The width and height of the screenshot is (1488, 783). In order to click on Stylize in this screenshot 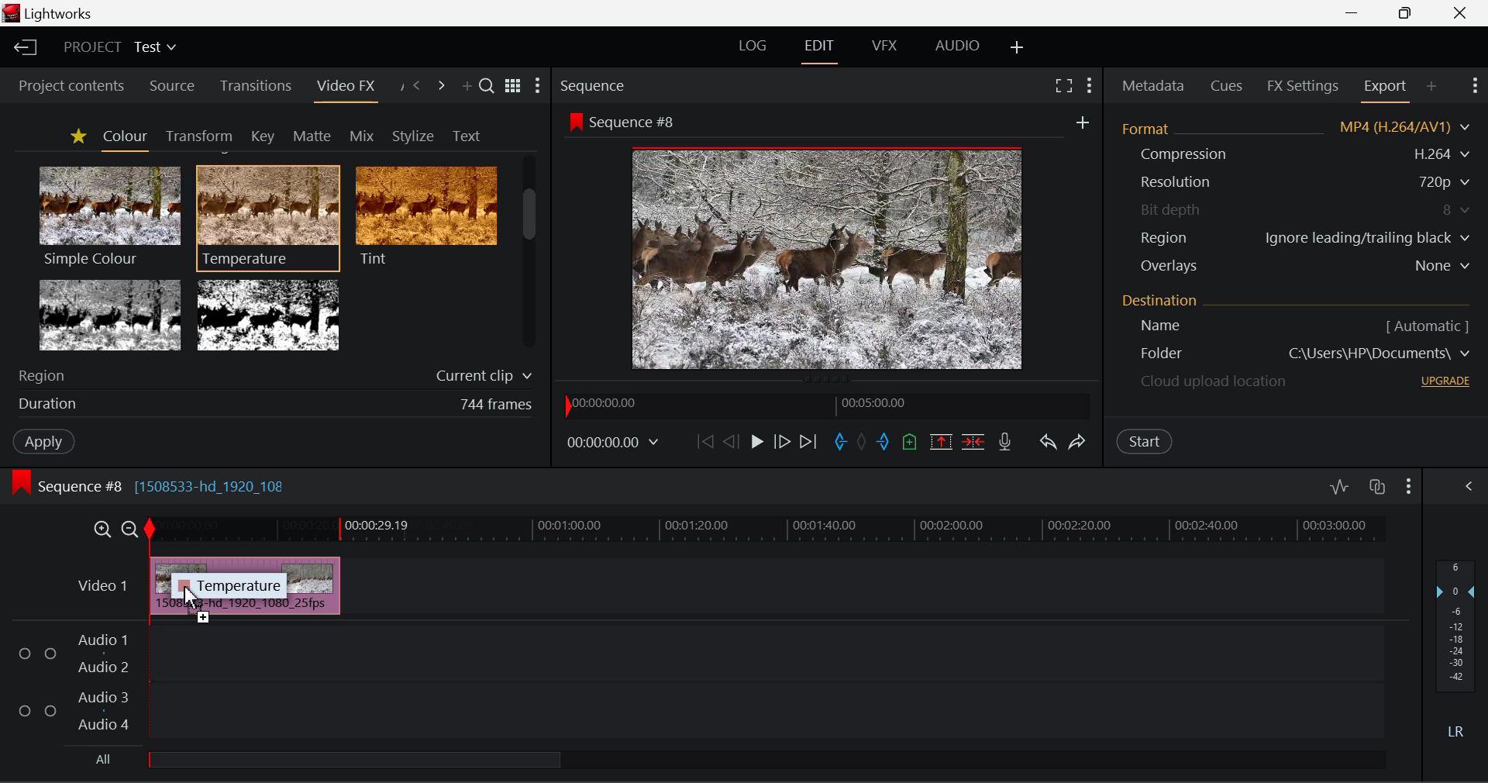, I will do `click(413, 134)`.